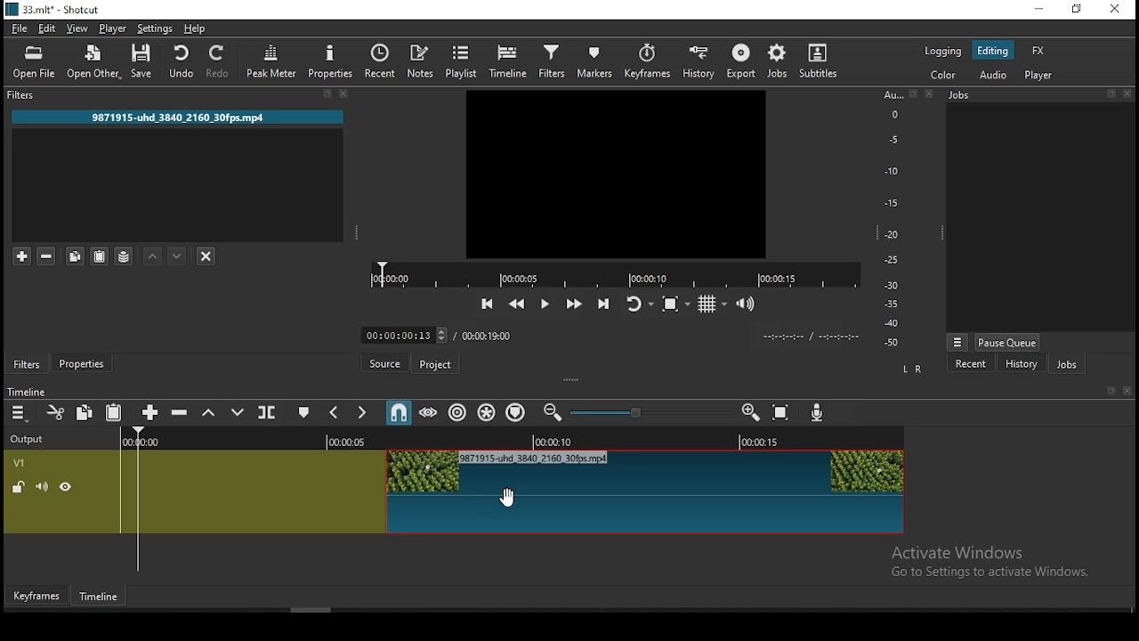  I want to click on redo, so click(220, 64).